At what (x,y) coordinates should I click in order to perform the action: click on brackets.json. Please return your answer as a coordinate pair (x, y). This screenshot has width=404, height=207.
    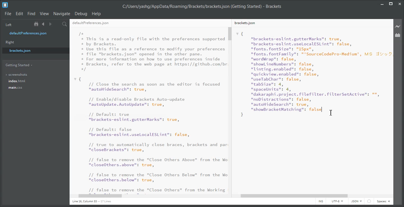
    Looking at the image, I should click on (35, 50).